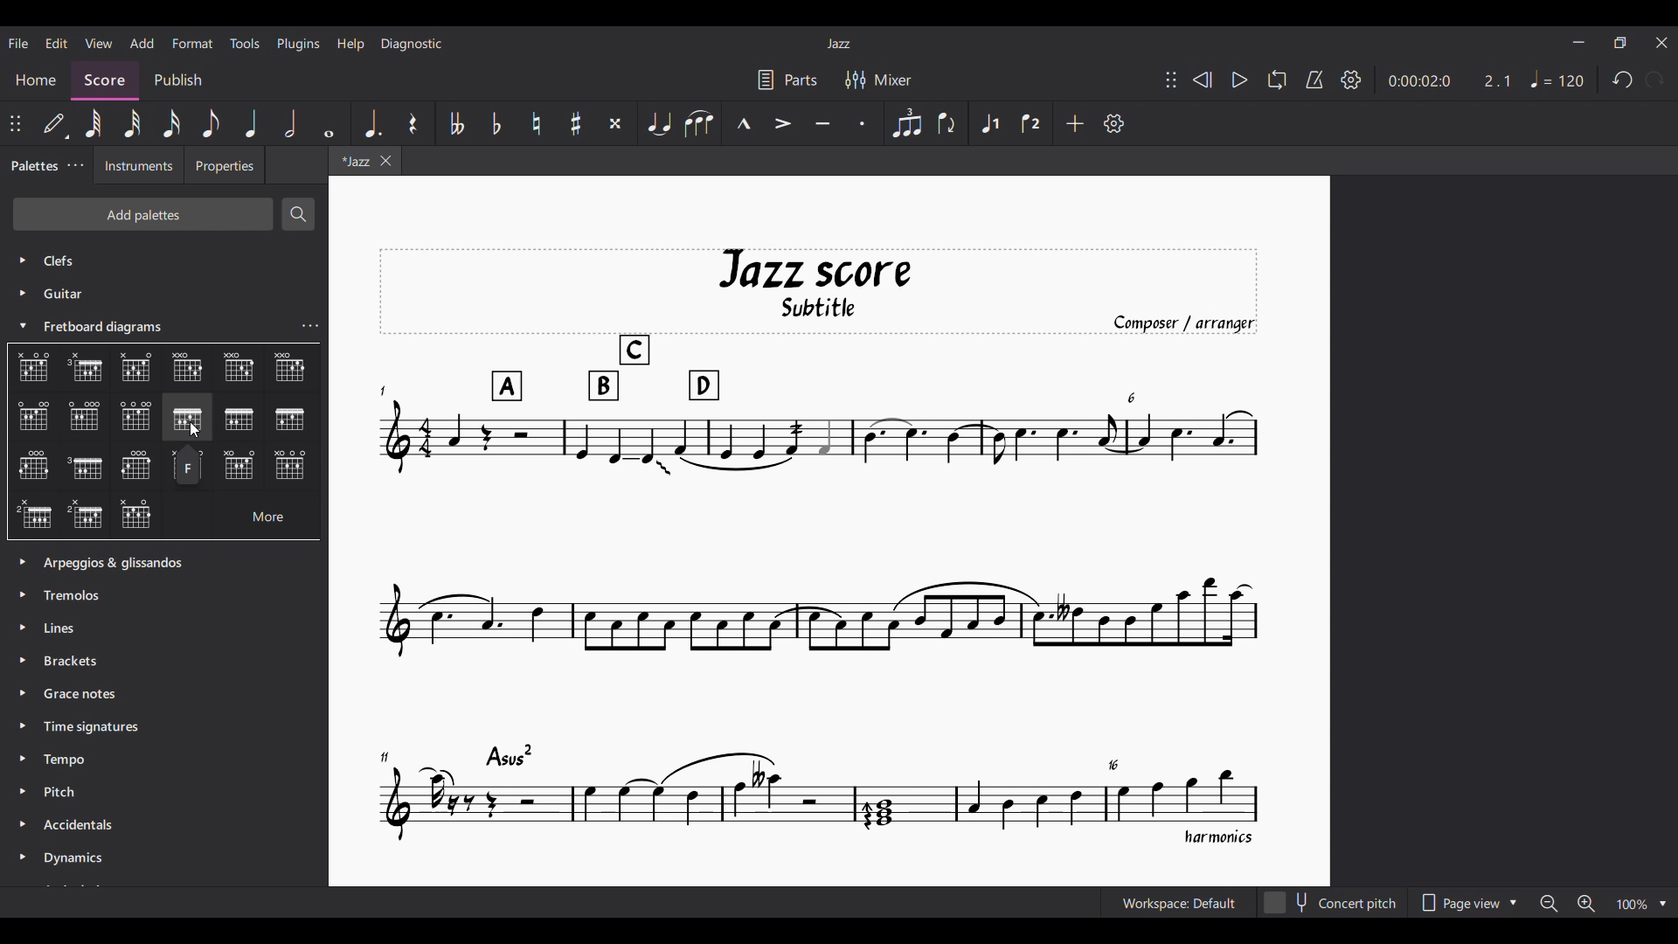 Image resolution: width=1678 pixels, height=944 pixels. What do you see at coordinates (496, 123) in the screenshot?
I see `Toggle flat` at bounding box center [496, 123].